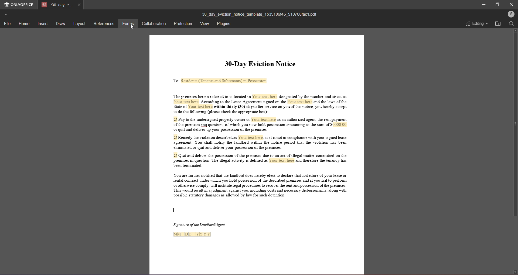 The width and height of the screenshot is (518, 275). What do you see at coordinates (203, 23) in the screenshot?
I see `view` at bounding box center [203, 23].